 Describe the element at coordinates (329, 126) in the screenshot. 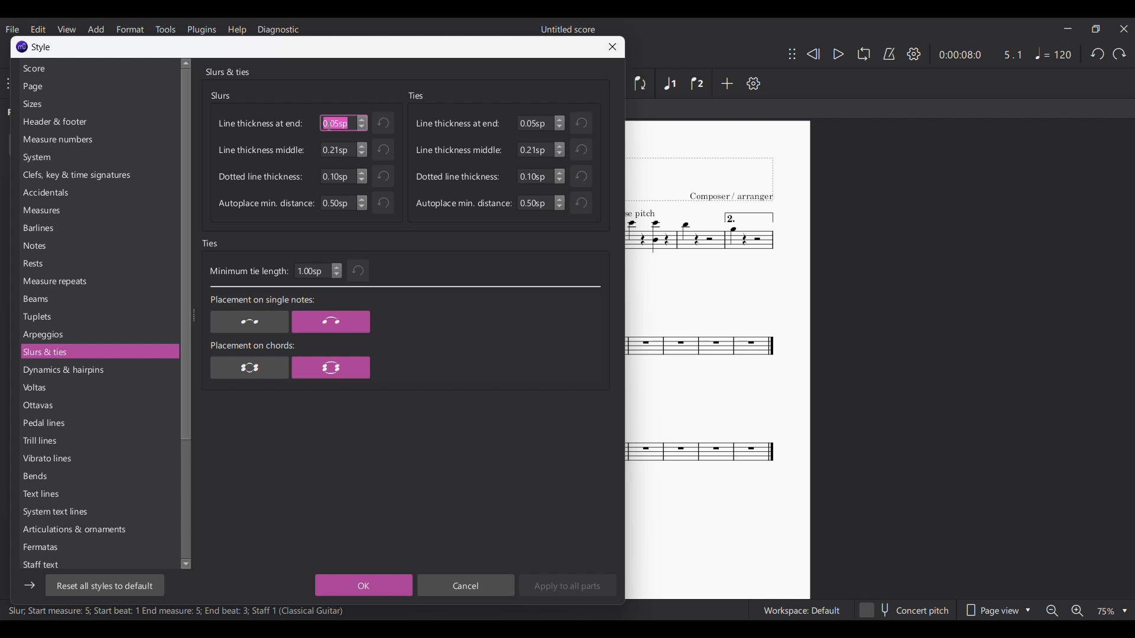

I see `Cursor` at that location.